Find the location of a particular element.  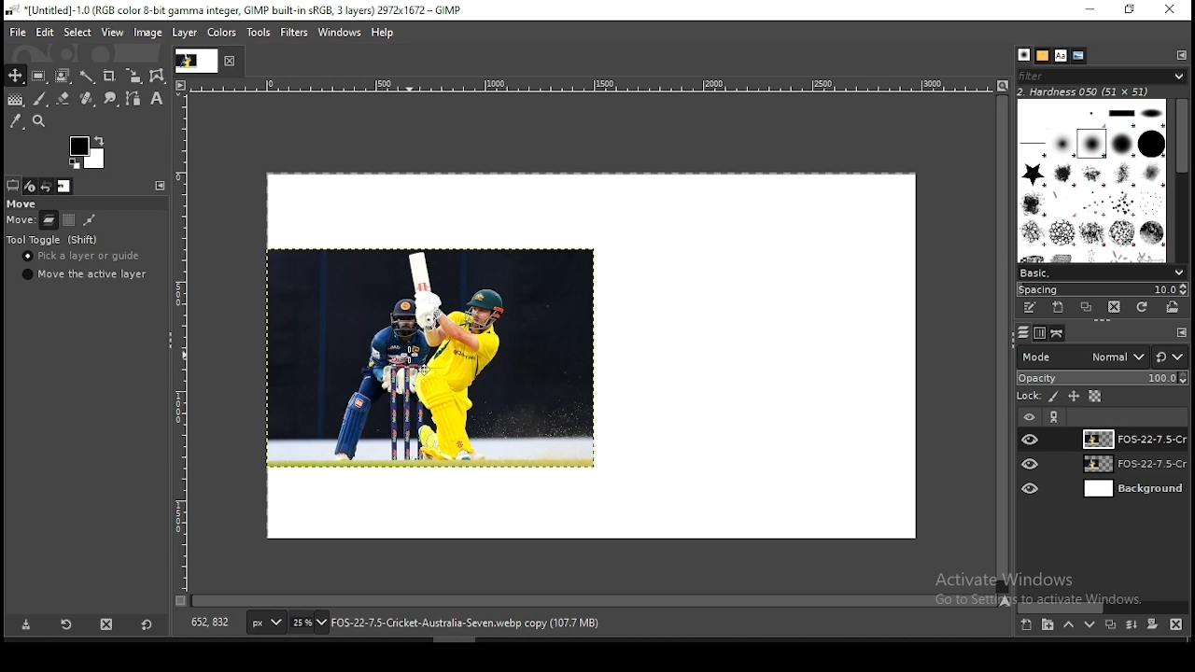

new layer group is located at coordinates (1047, 626).